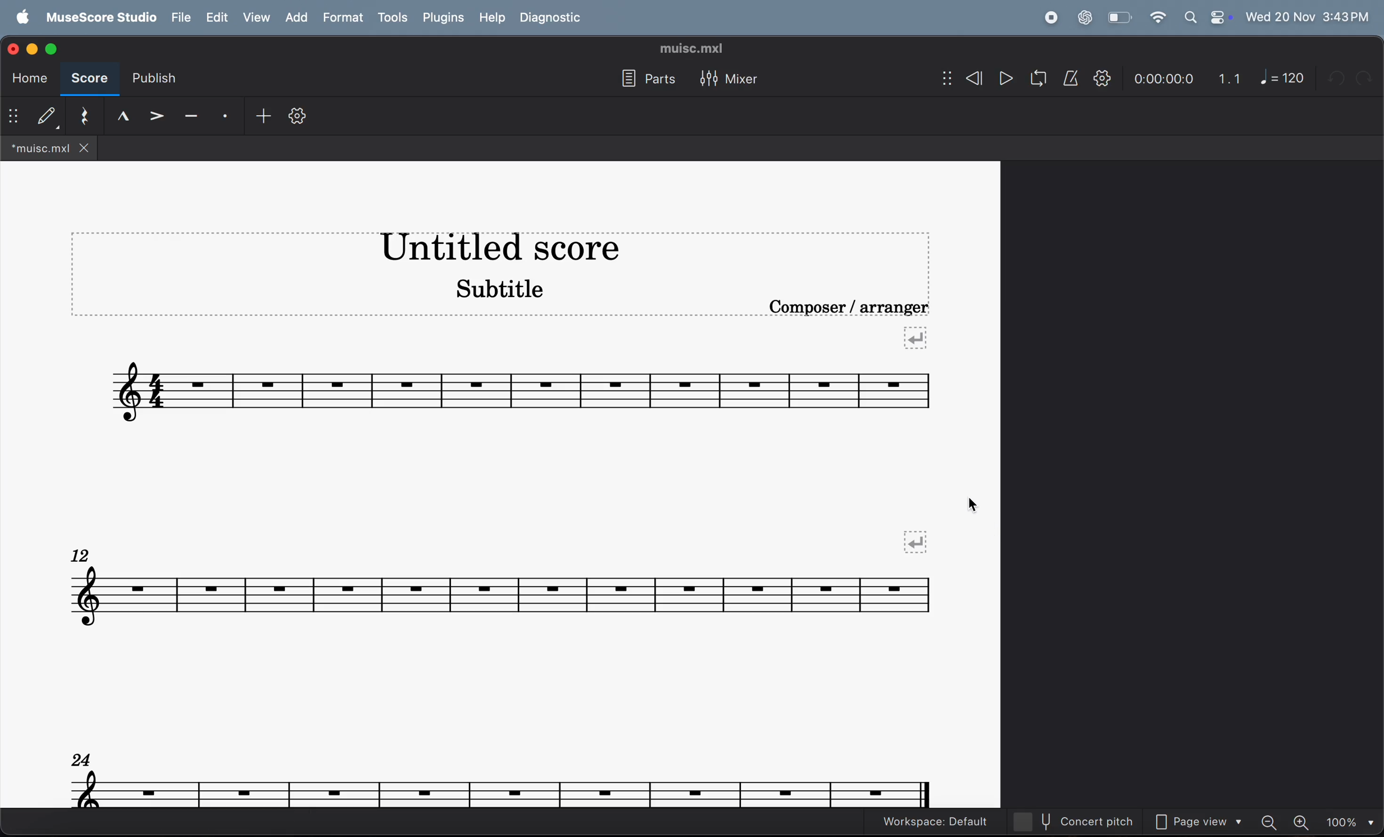 This screenshot has width=1384, height=837. Describe the element at coordinates (158, 76) in the screenshot. I see `publish` at that location.